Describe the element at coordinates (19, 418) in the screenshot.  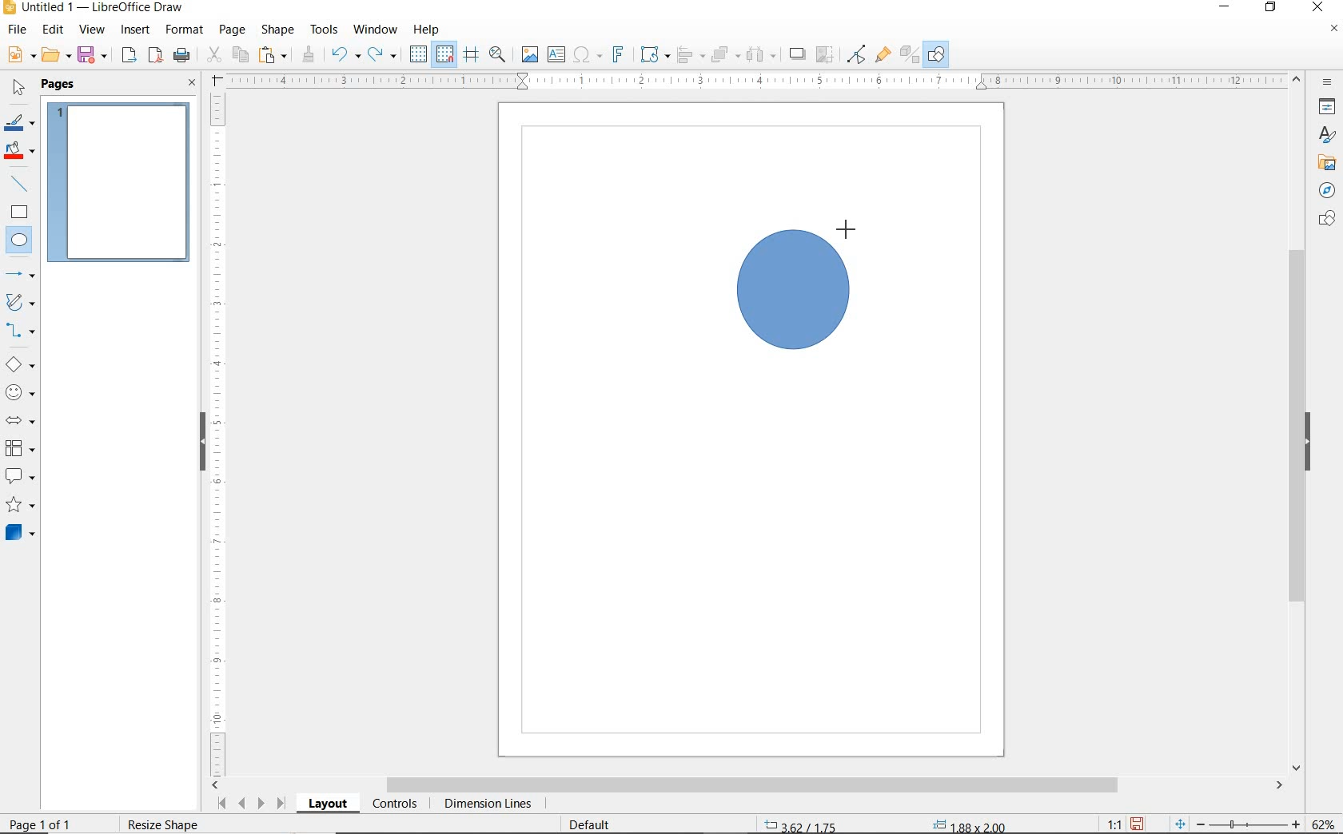
I see `BLOCK ARROWS` at that location.